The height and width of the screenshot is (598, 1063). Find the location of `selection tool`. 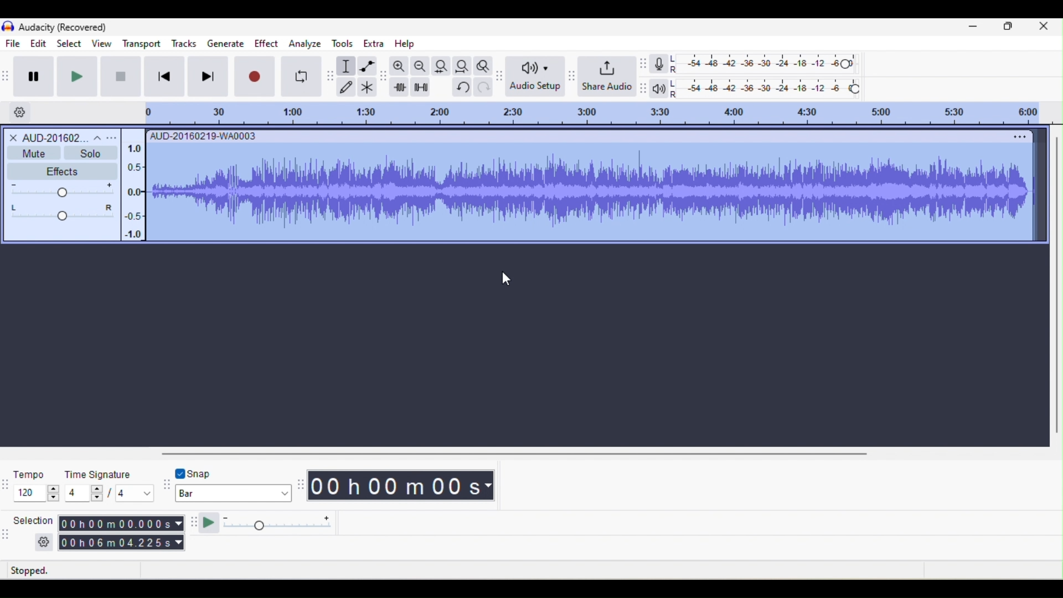

selection tool is located at coordinates (347, 66).